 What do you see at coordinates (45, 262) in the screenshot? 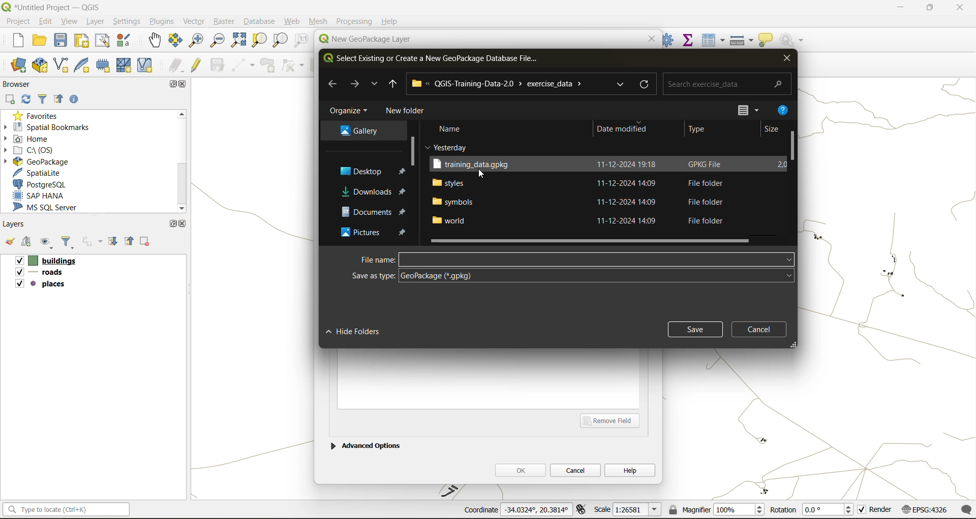
I see `buildings` at bounding box center [45, 262].